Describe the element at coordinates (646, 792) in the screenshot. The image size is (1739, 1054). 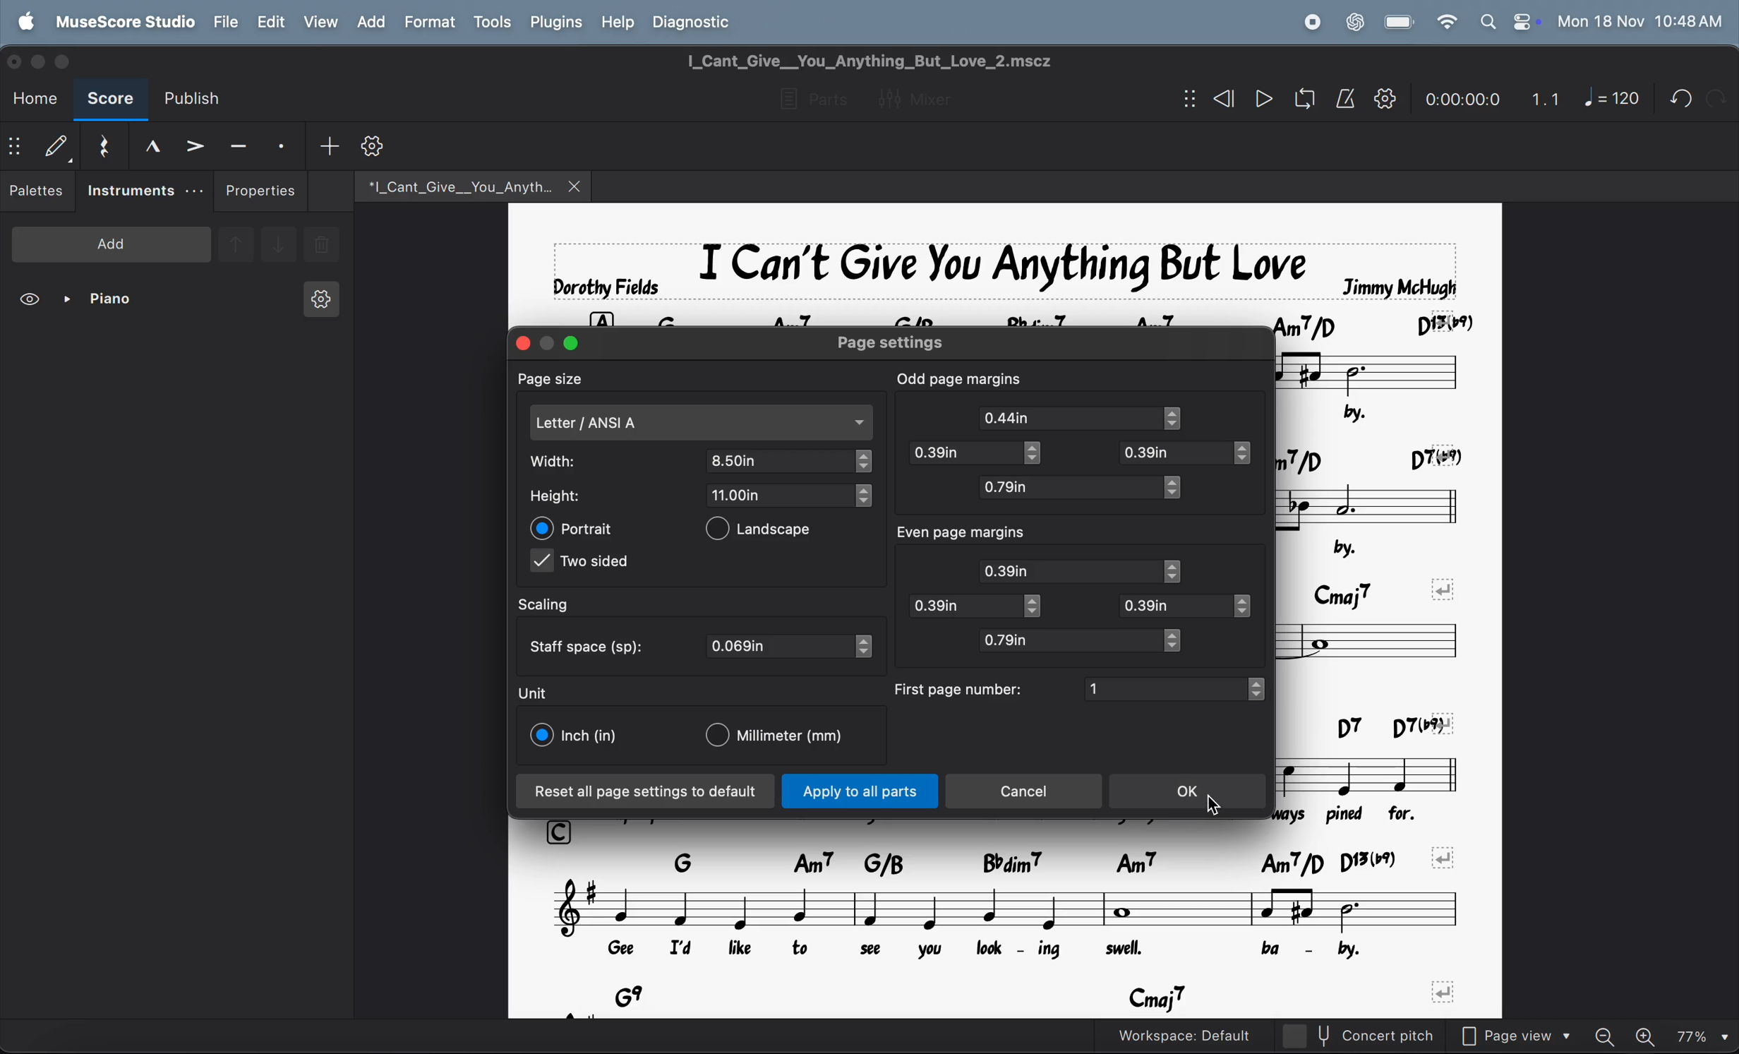
I see `reset page to default settings` at that location.